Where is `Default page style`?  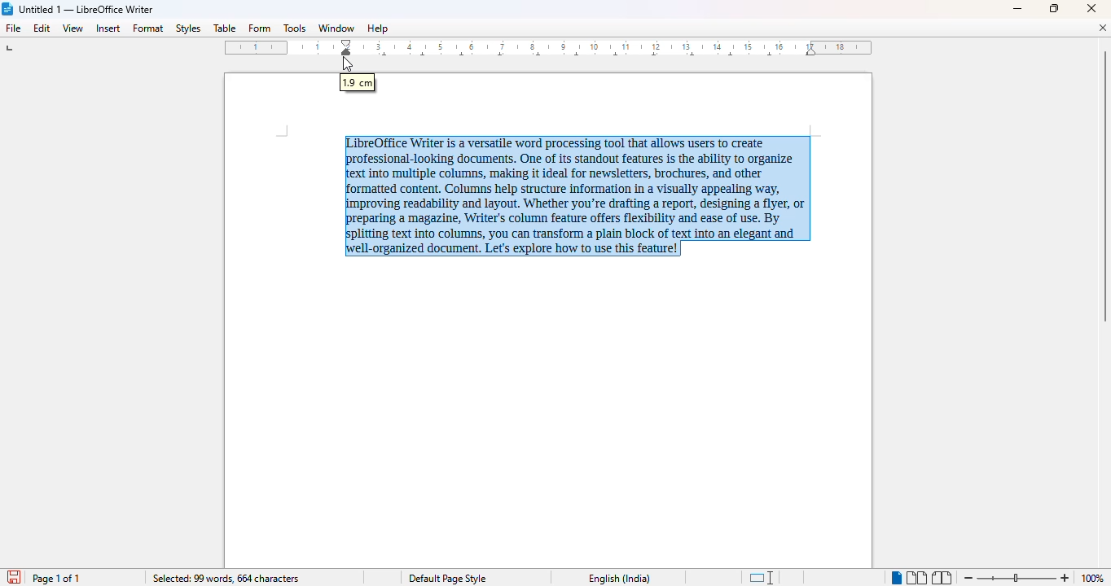
Default page style is located at coordinates (450, 578).